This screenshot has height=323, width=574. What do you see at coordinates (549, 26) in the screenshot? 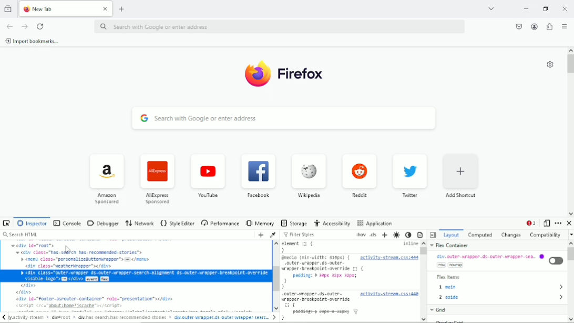
I see `extensions` at bounding box center [549, 26].